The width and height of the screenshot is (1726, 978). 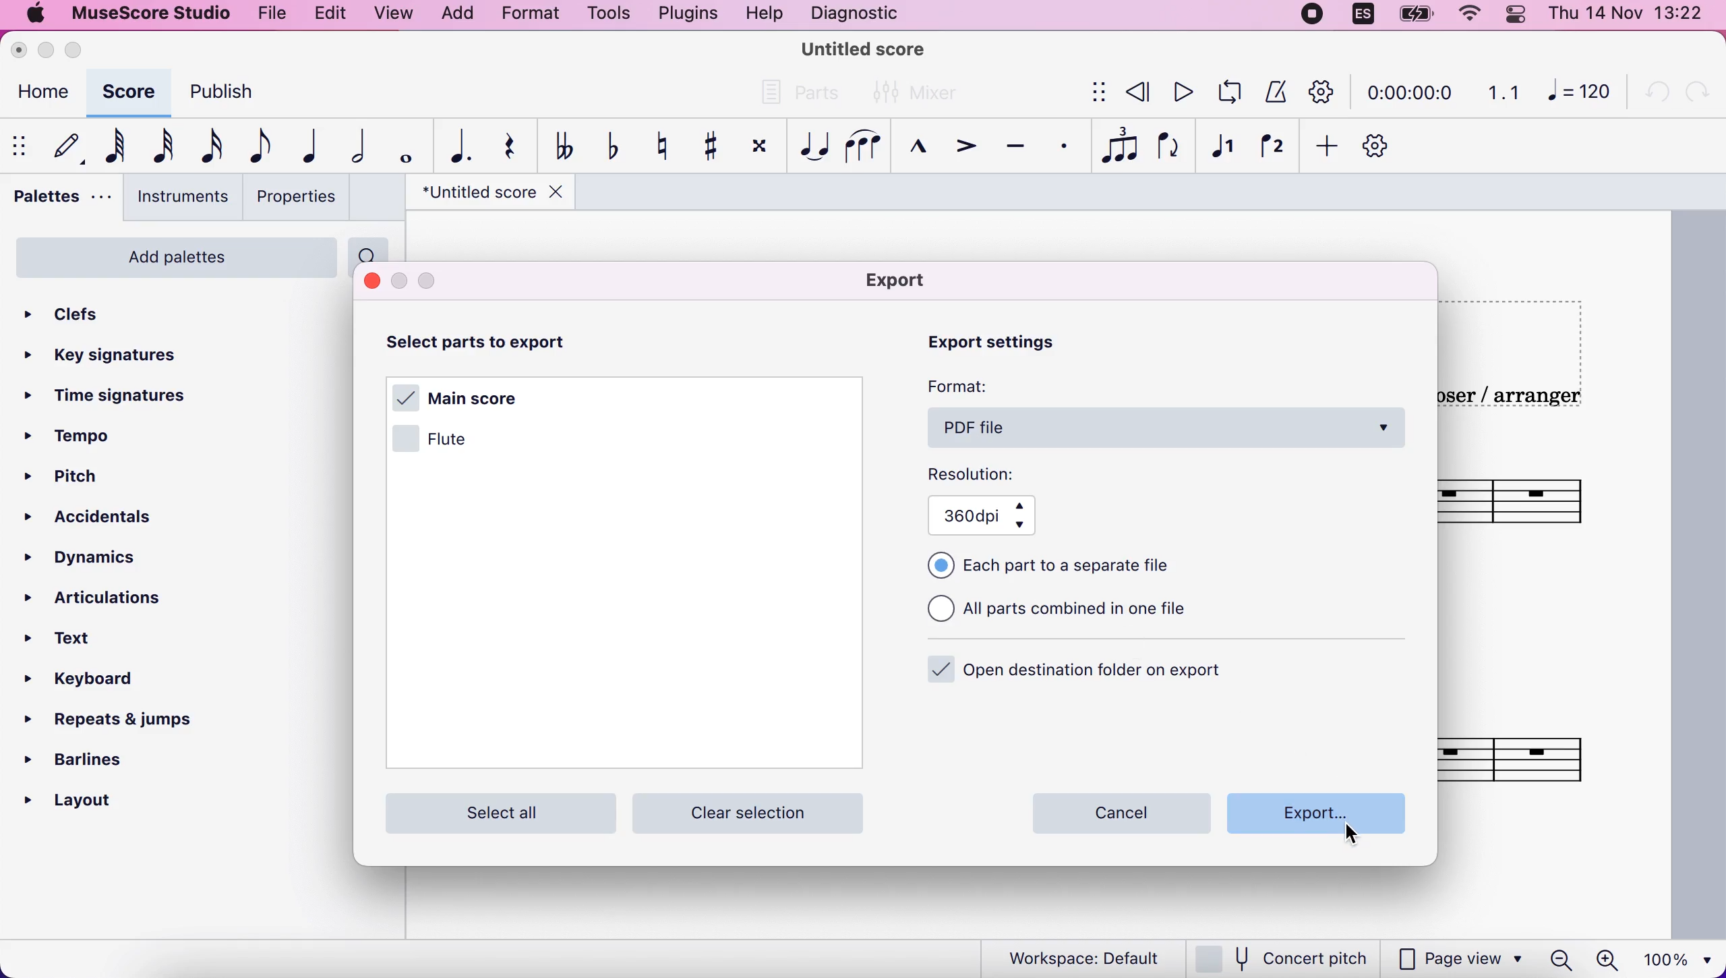 What do you see at coordinates (1412, 92) in the screenshot?
I see `time` at bounding box center [1412, 92].